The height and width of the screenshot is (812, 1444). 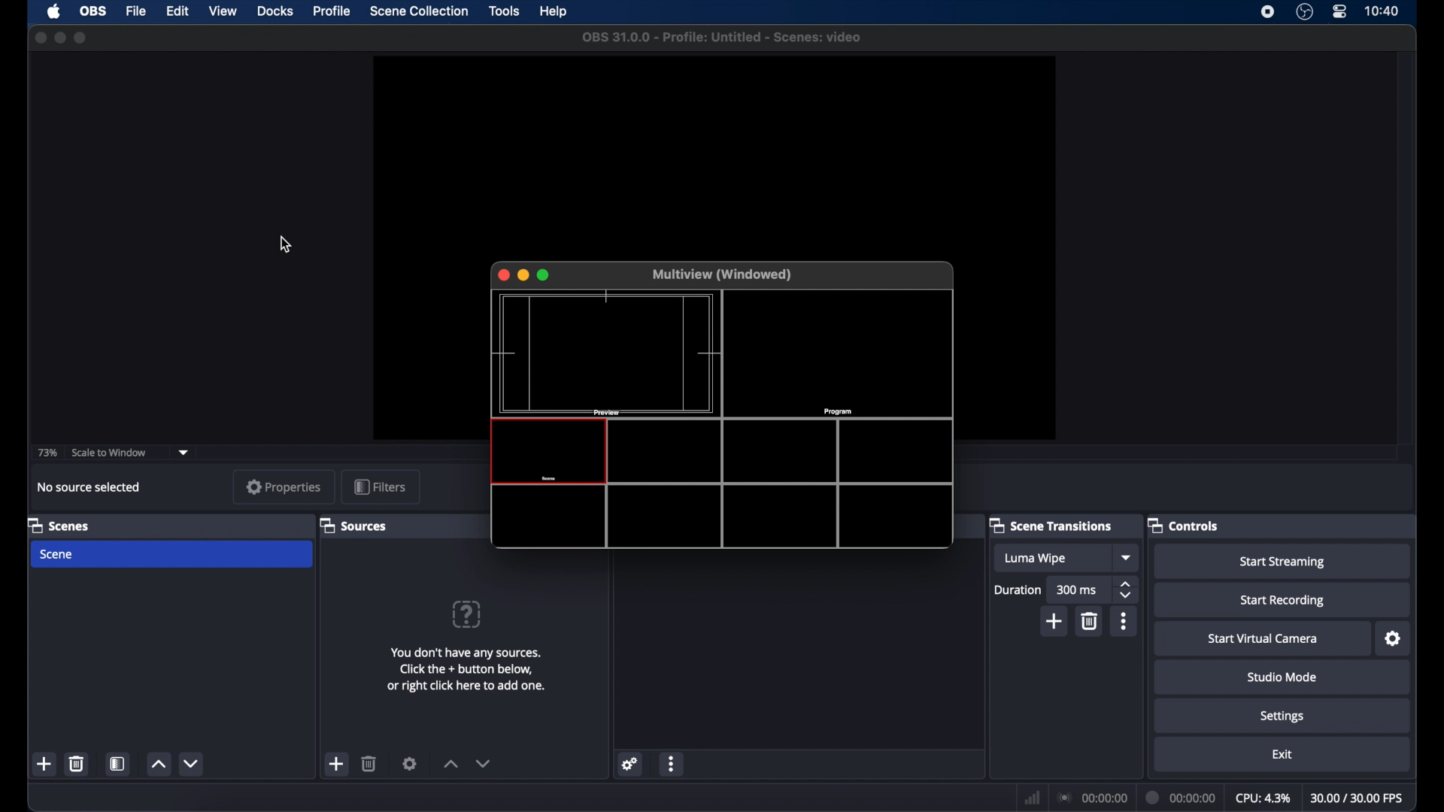 I want to click on settings, so click(x=1282, y=715).